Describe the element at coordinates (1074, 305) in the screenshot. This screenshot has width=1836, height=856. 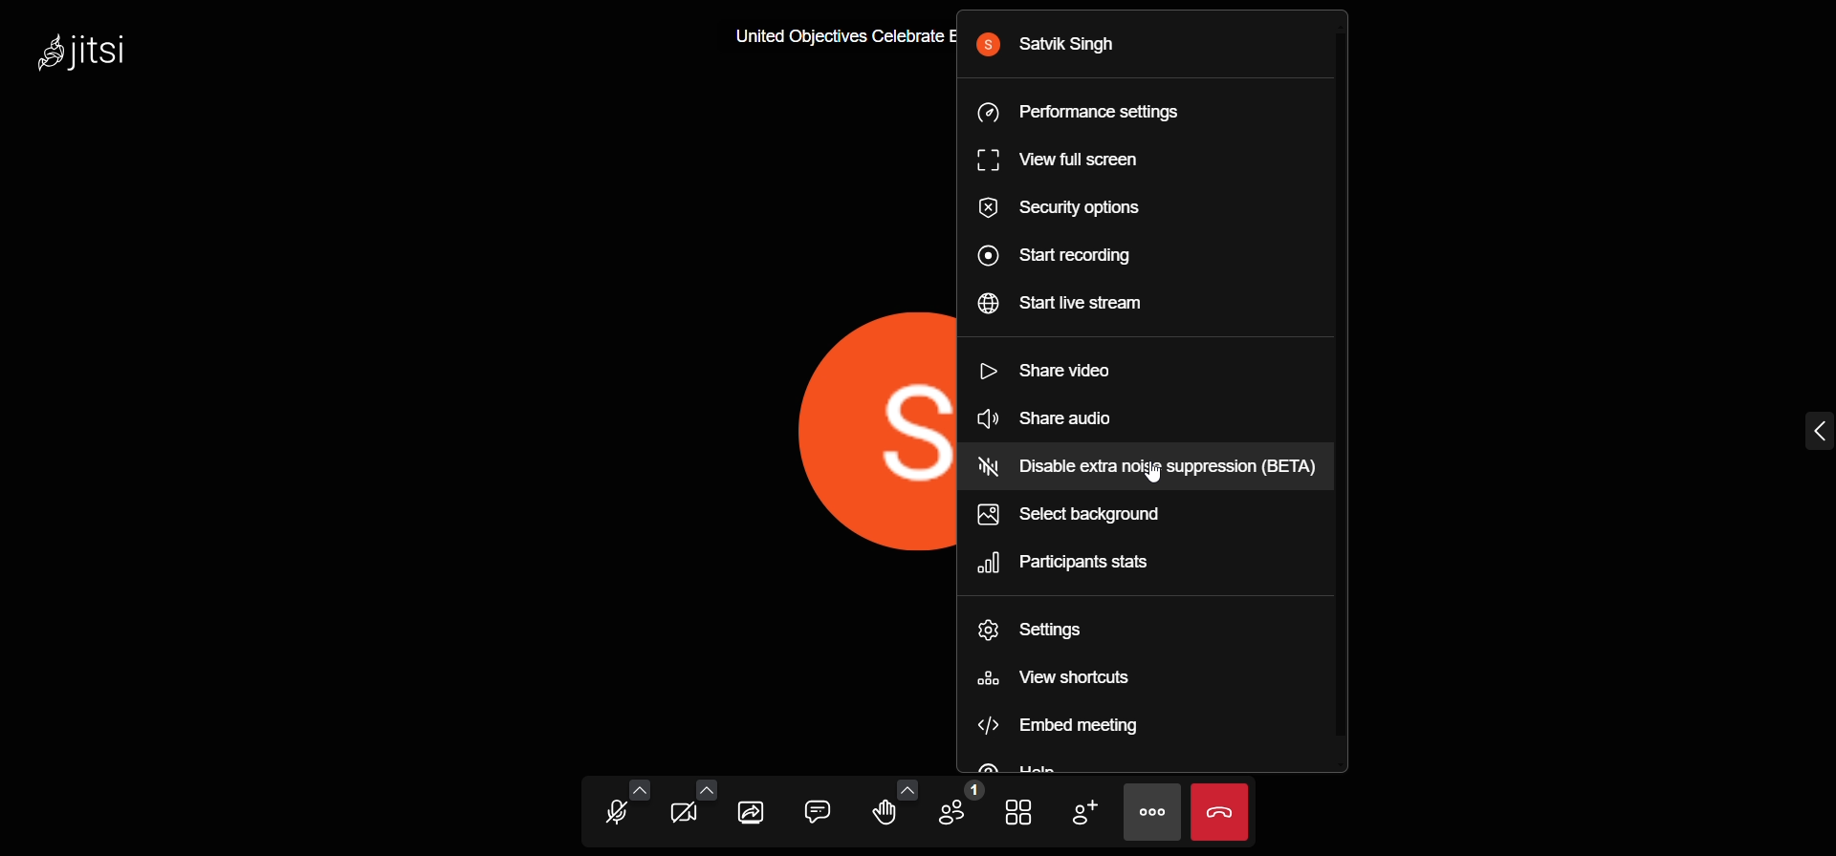
I see `start live stream` at that location.